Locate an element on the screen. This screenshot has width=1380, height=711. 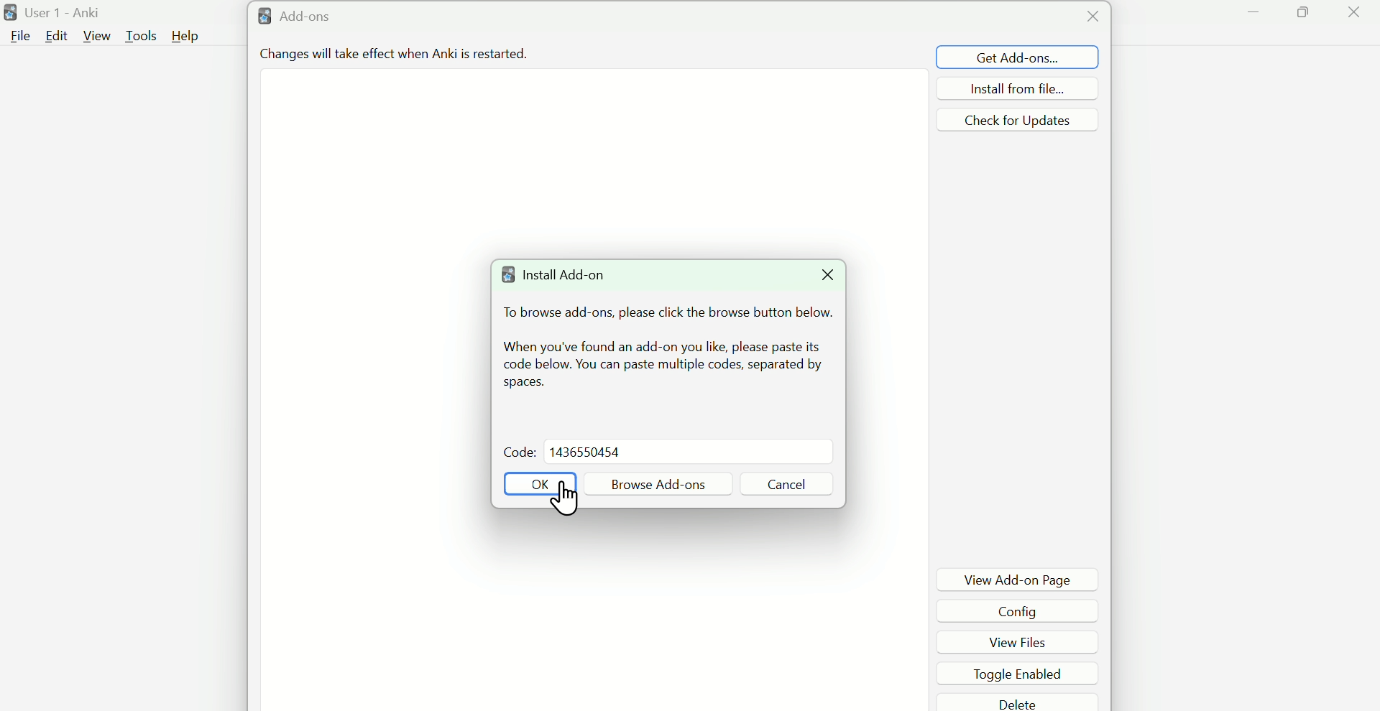
Help is located at coordinates (185, 36).